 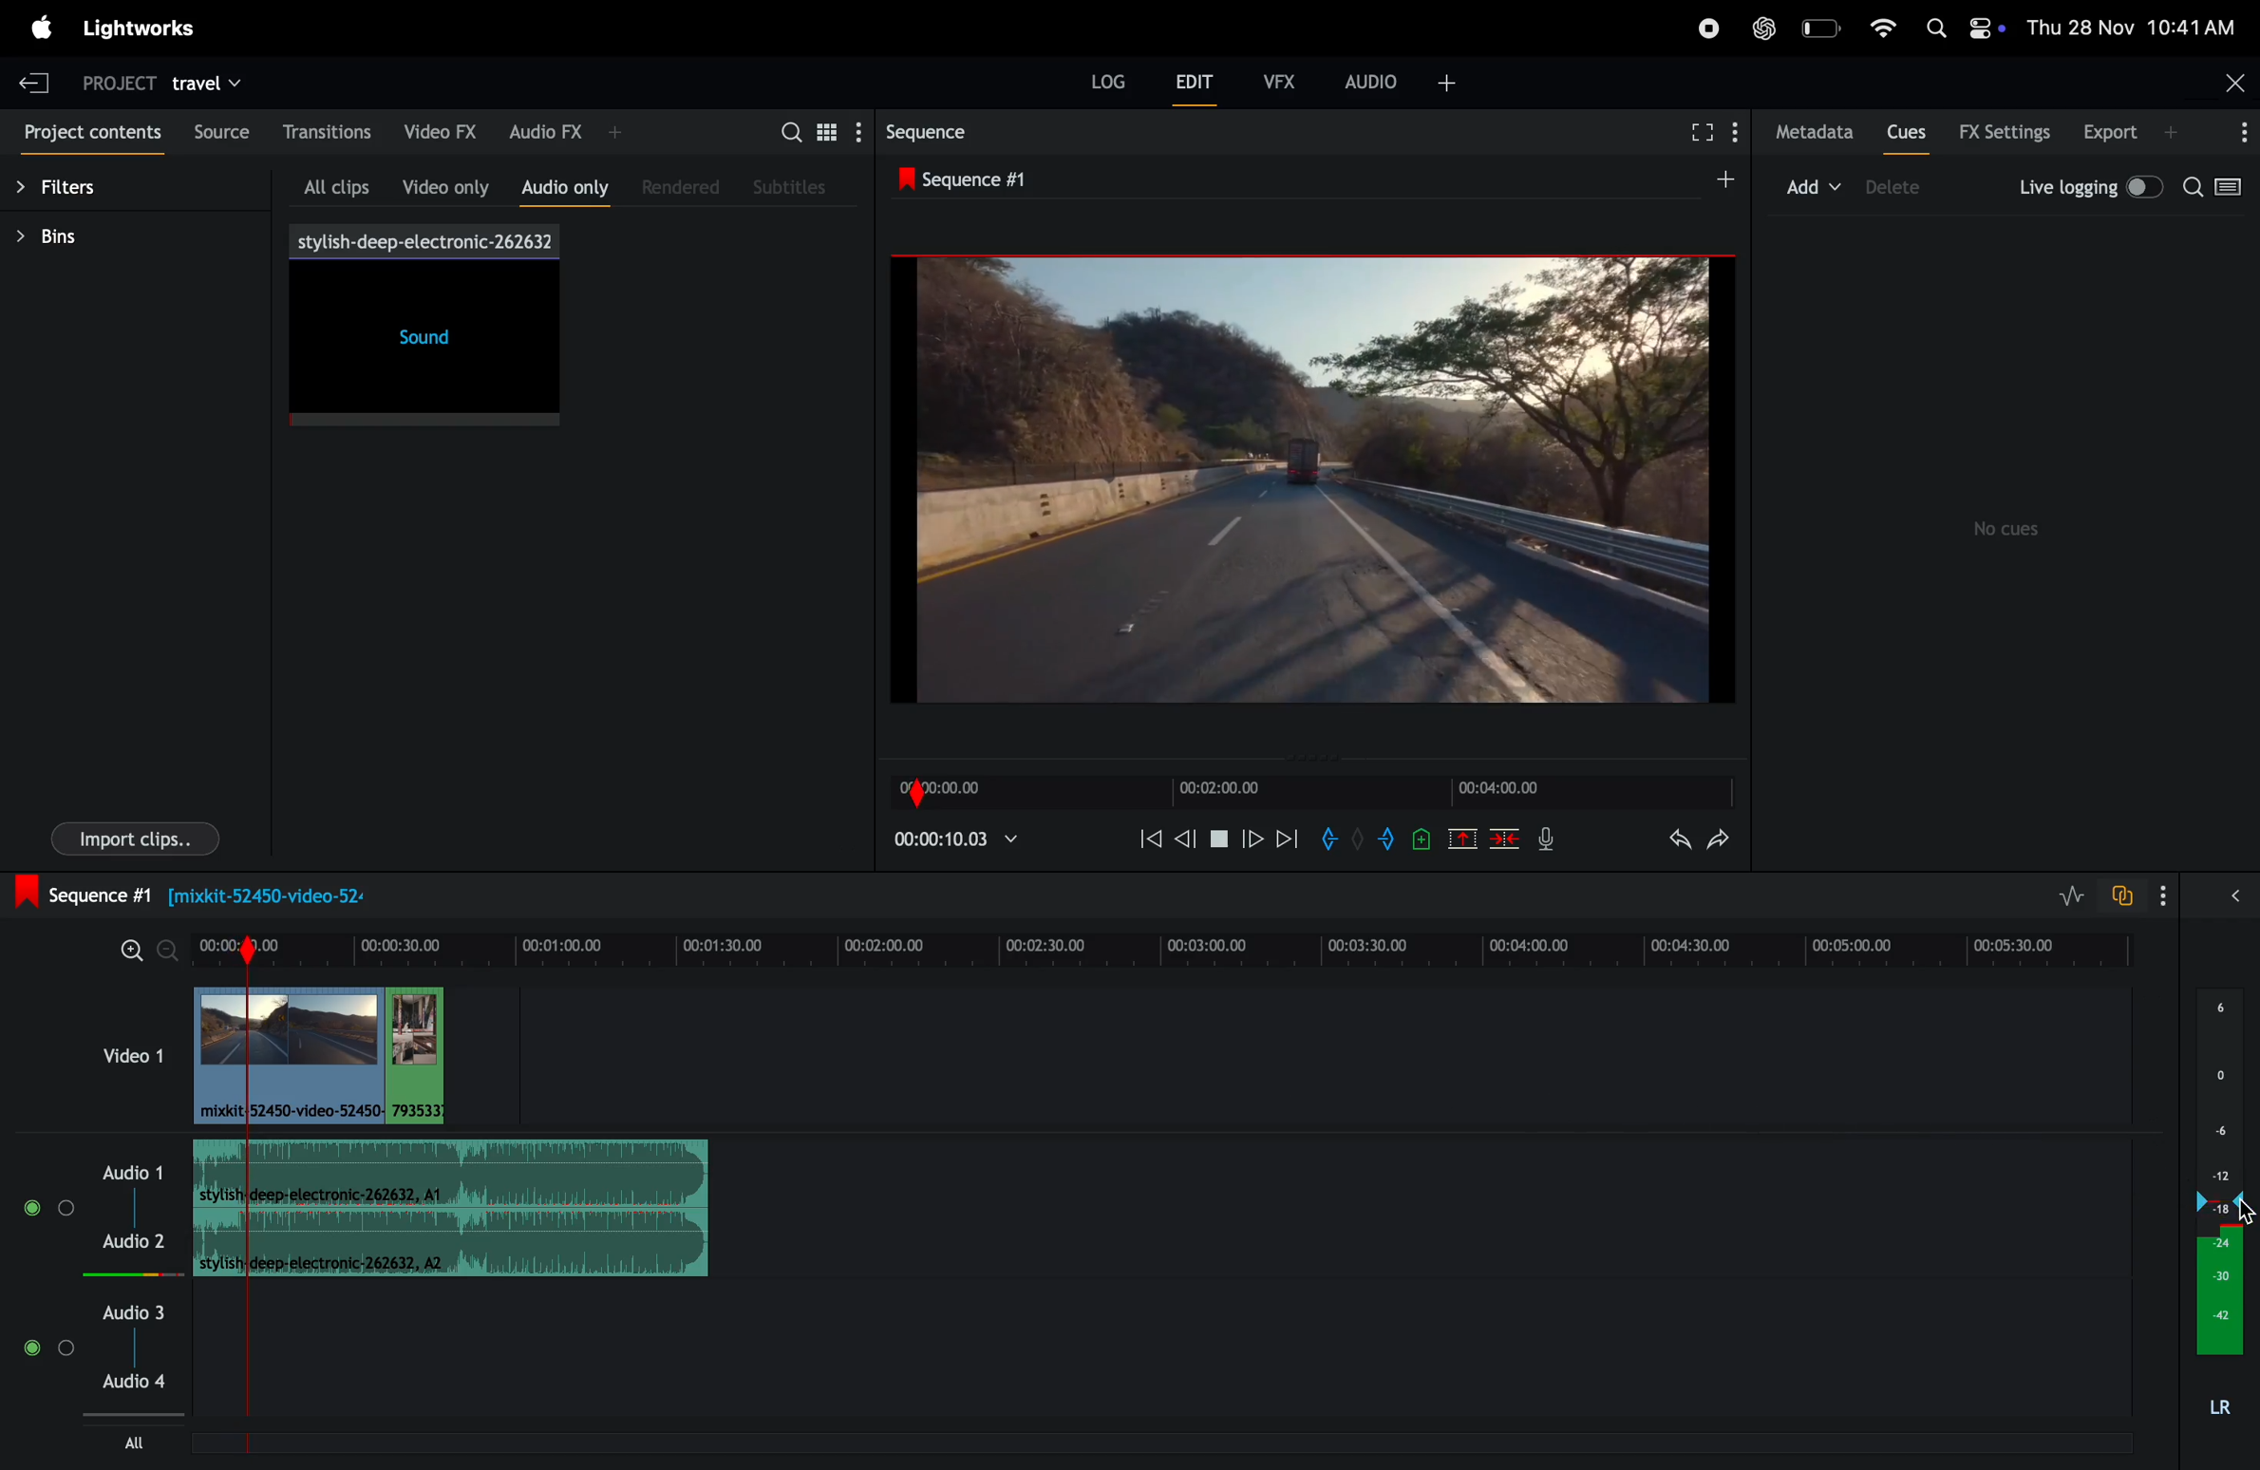 What do you see at coordinates (960, 788) in the screenshot?
I see `time` at bounding box center [960, 788].